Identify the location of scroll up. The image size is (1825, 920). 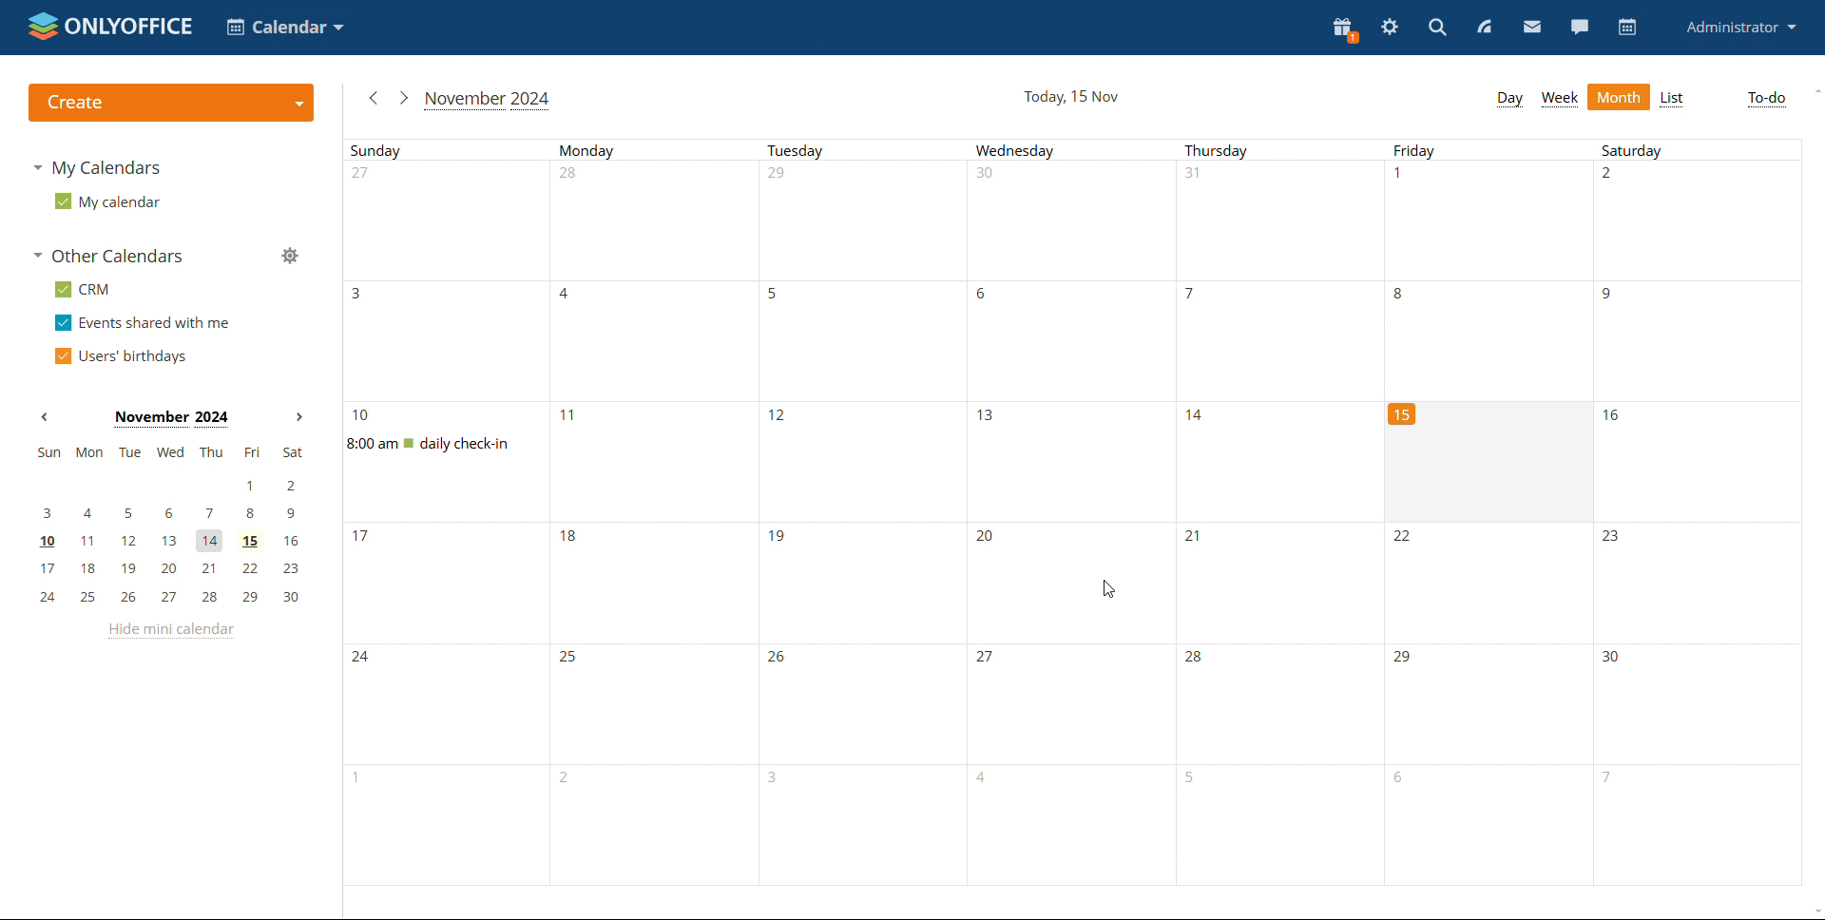
(1814, 90).